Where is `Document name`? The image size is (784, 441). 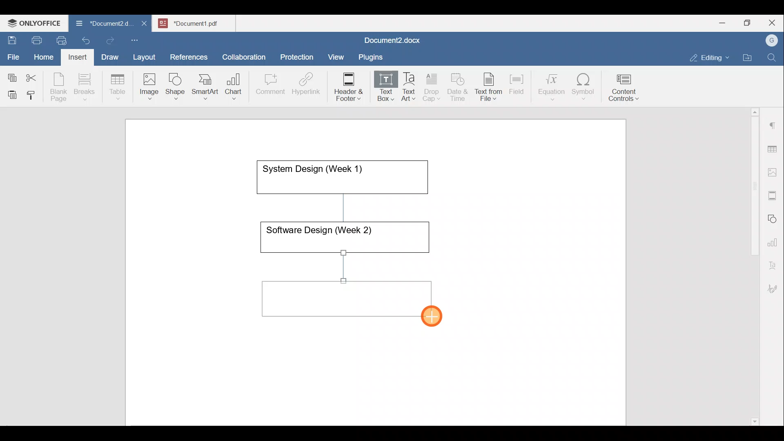 Document name is located at coordinates (100, 24).